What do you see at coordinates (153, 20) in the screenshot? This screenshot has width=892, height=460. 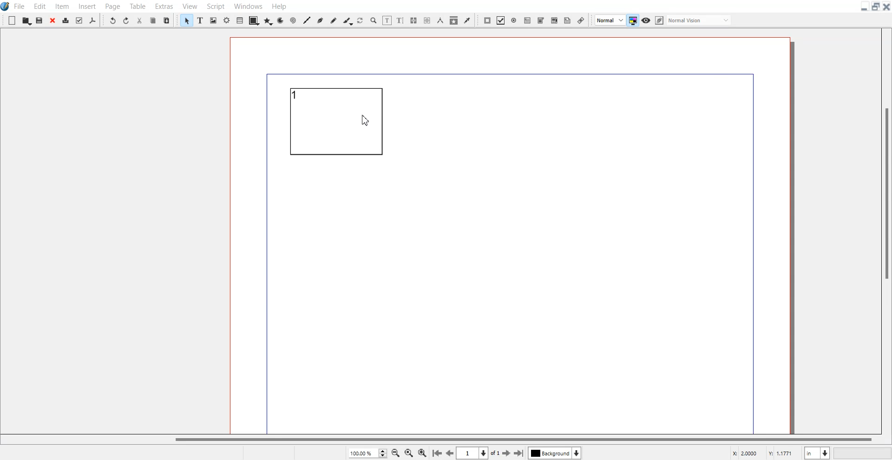 I see `Copy` at bounding box center [153, 20].